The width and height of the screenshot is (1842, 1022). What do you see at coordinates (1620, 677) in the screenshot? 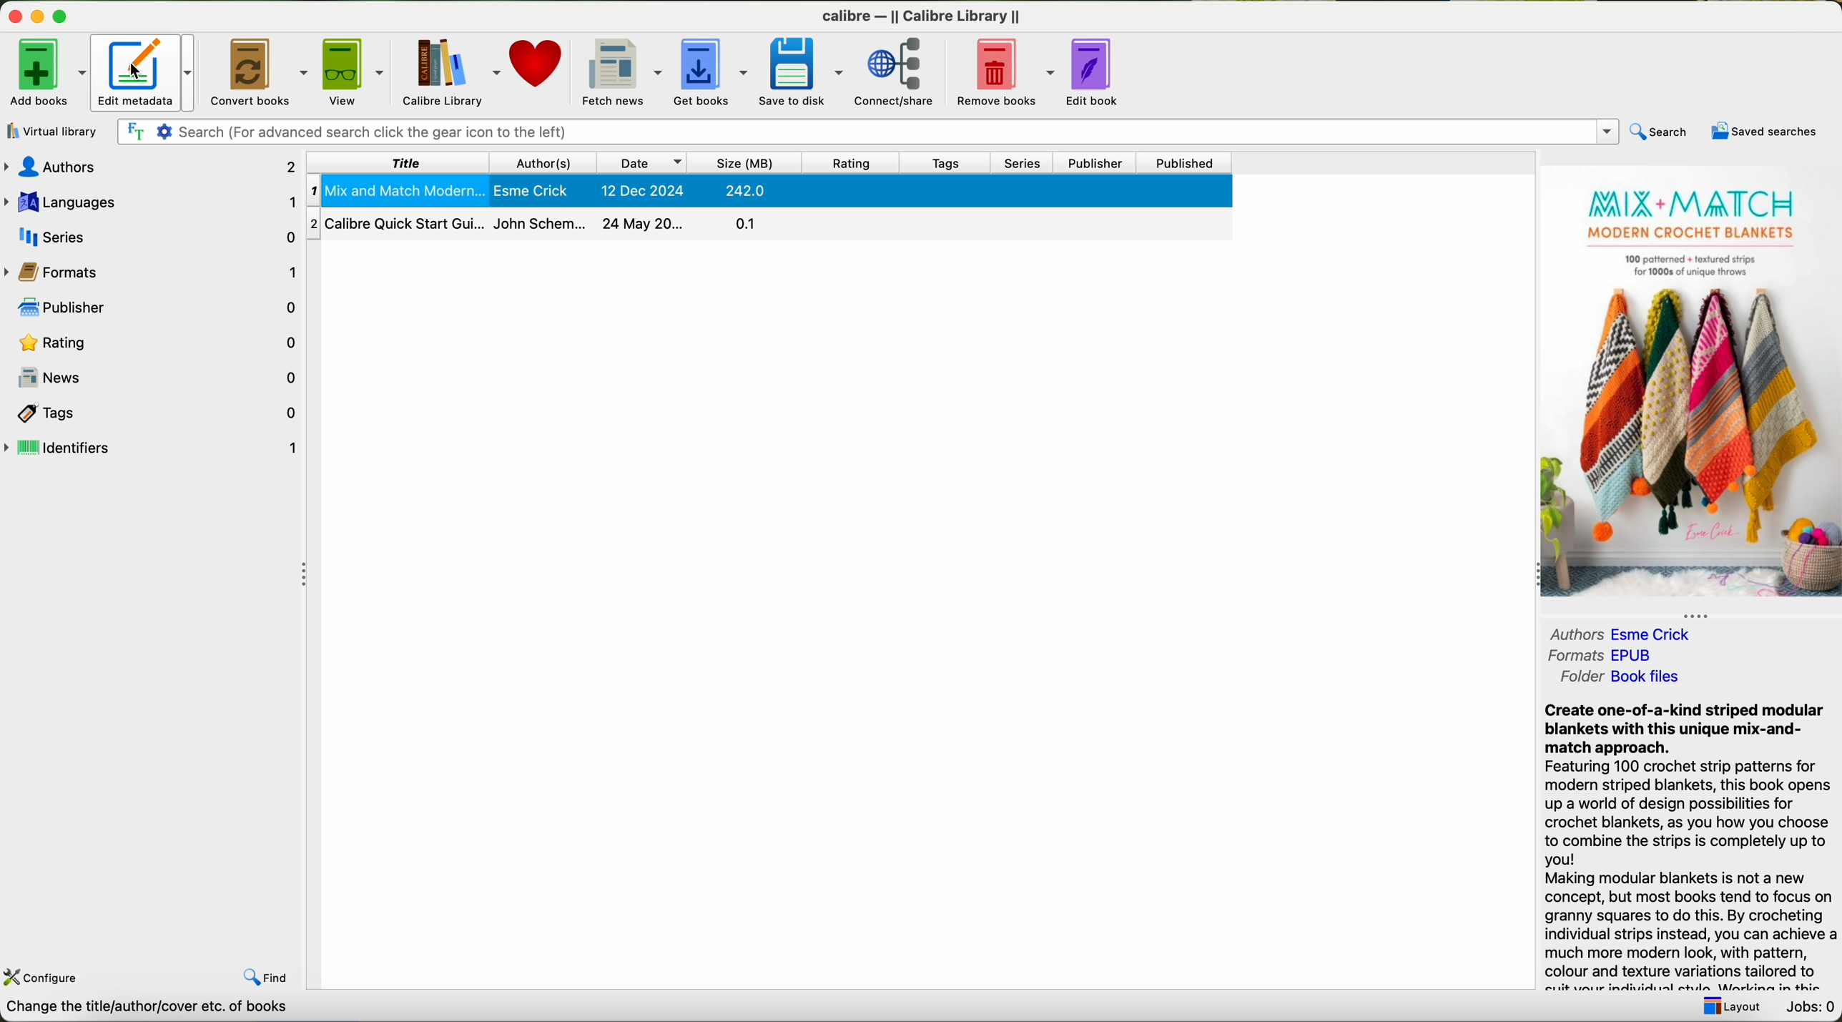
I see `folder` at bounding box center [1620, 677].